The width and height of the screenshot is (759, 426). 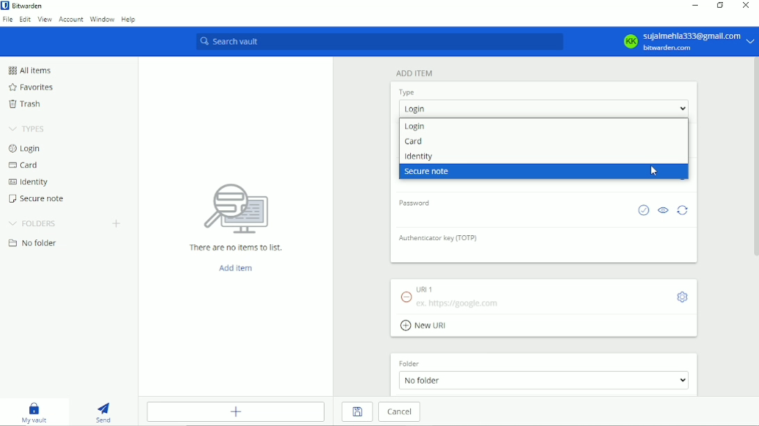 I want to click on Generate password, so click(x=683, y=210).